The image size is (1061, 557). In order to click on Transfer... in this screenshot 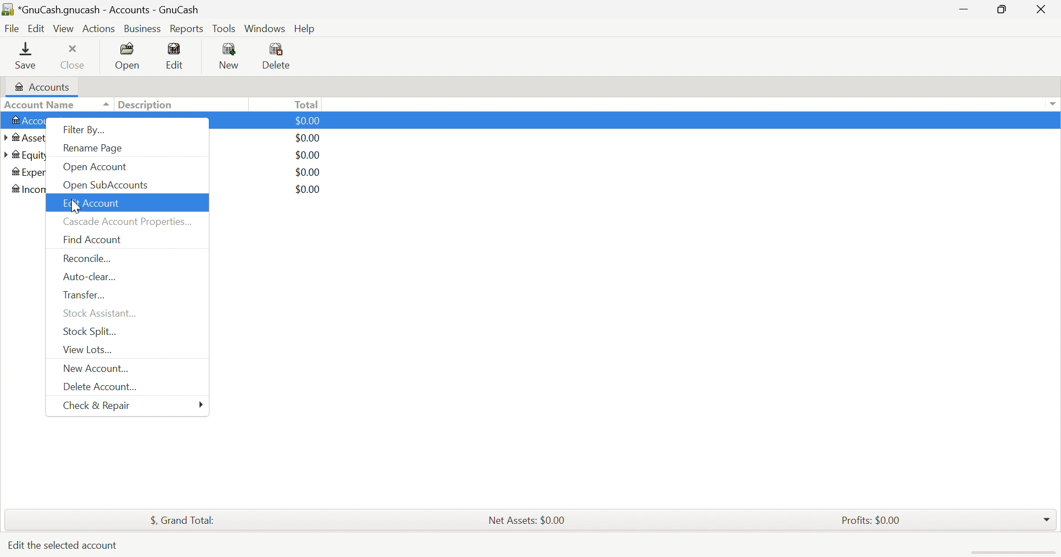, I will do `click(87, 295)`.